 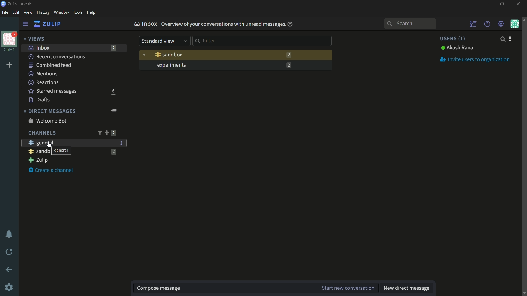 What do you see at coordinates (169, 55) in the screenshot?
I see `` at bounding box center [169, 55].